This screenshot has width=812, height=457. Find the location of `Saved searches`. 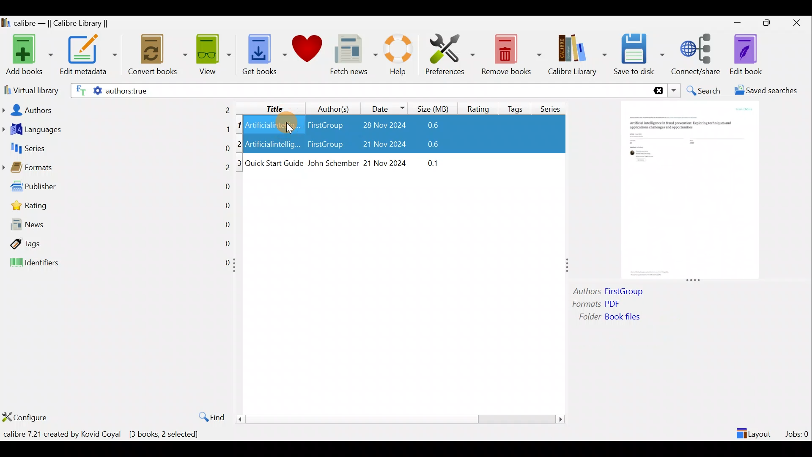

Saved searches is located at coordinates (768, 91).